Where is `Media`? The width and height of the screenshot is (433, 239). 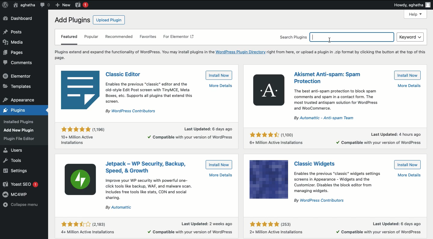 Media is located at coordinates (14, 41).